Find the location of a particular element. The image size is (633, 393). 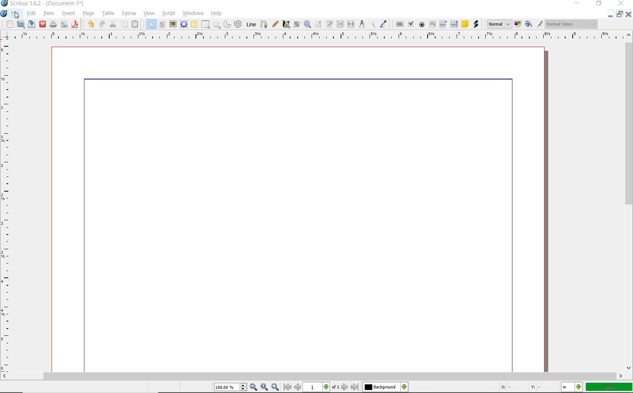

pdf check box is located at coordinates (411, 24).